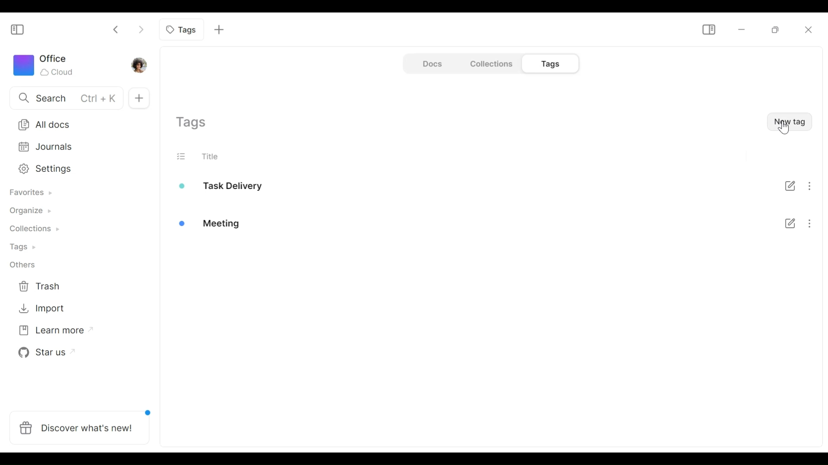  What do you see at coordinates (194, 124) in the screenshot?
I see `Show current tags` at bounding box center [194, 124].